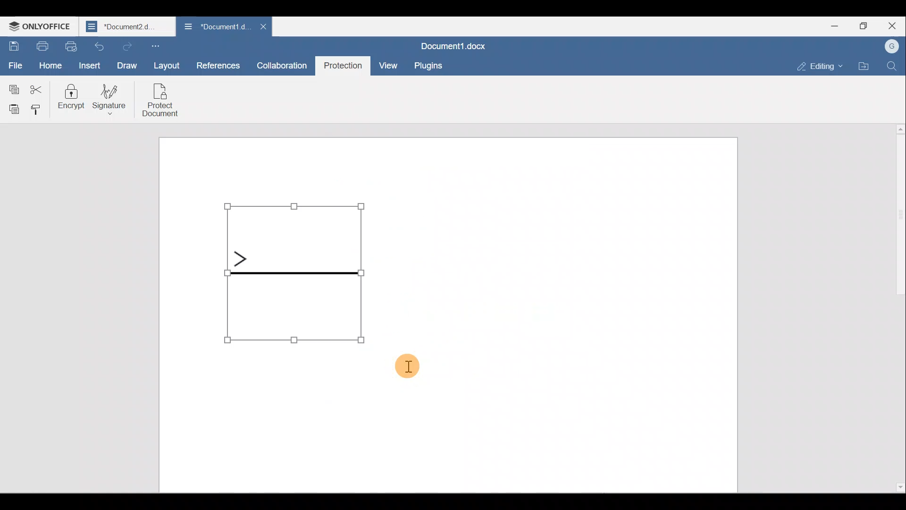 This screenshot has width=906, height=510. What do you see at coordinates (10, 106) in the screenshot?
I see `Paste` at bounding box center [10, 106].